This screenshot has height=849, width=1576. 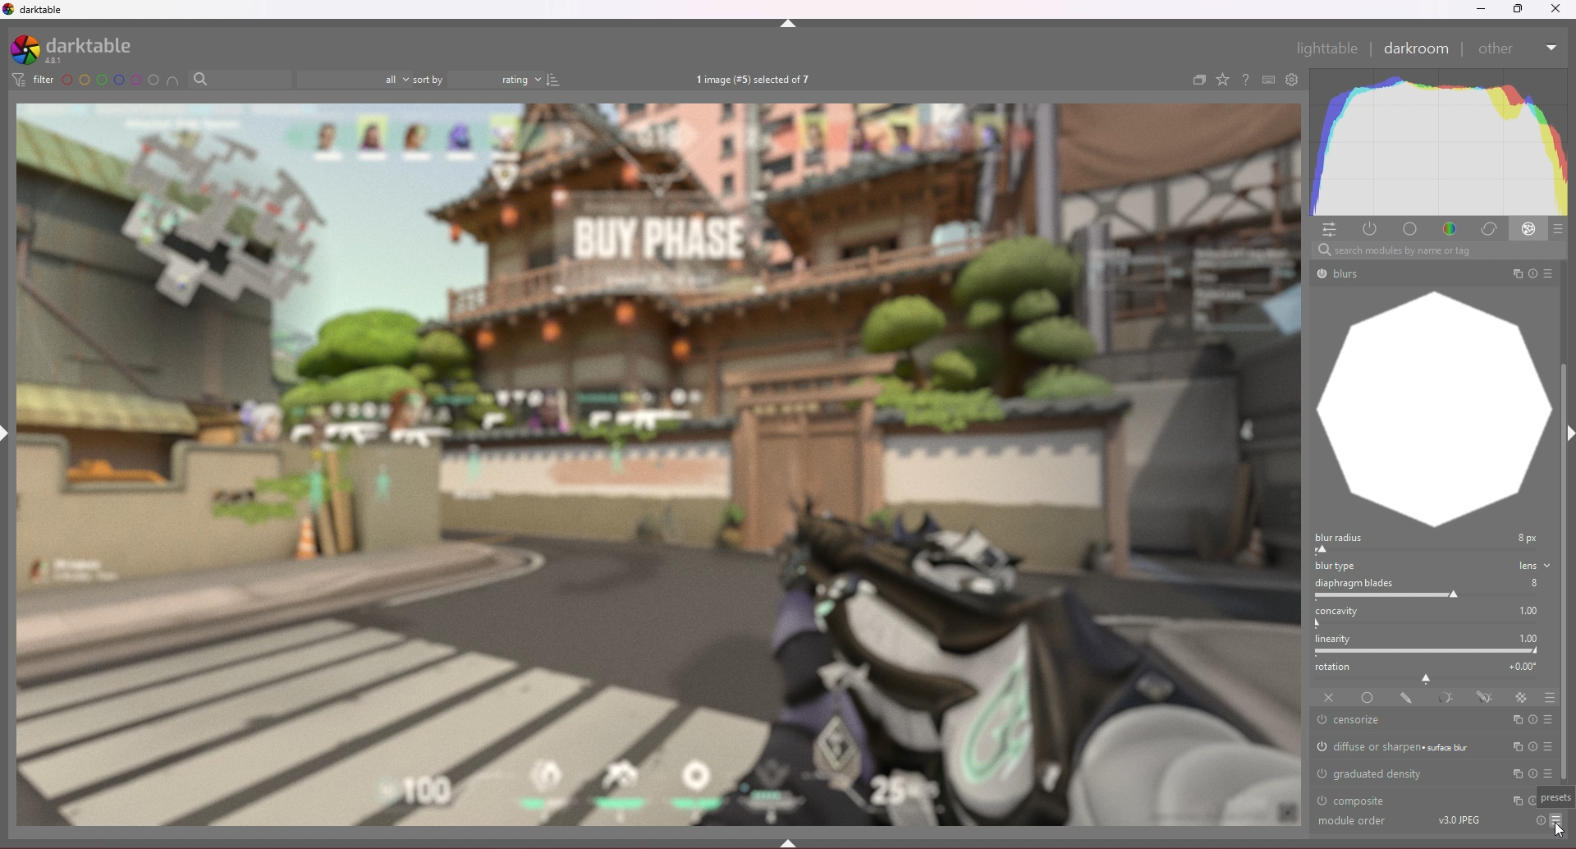 What do you see at coordinates (1408, 698) in the screenshot?
I see `drawn mask` at bounding box center [1408, 698].